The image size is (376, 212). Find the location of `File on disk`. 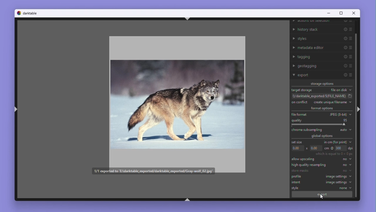

File on disk is located at coordinates (342, 90).